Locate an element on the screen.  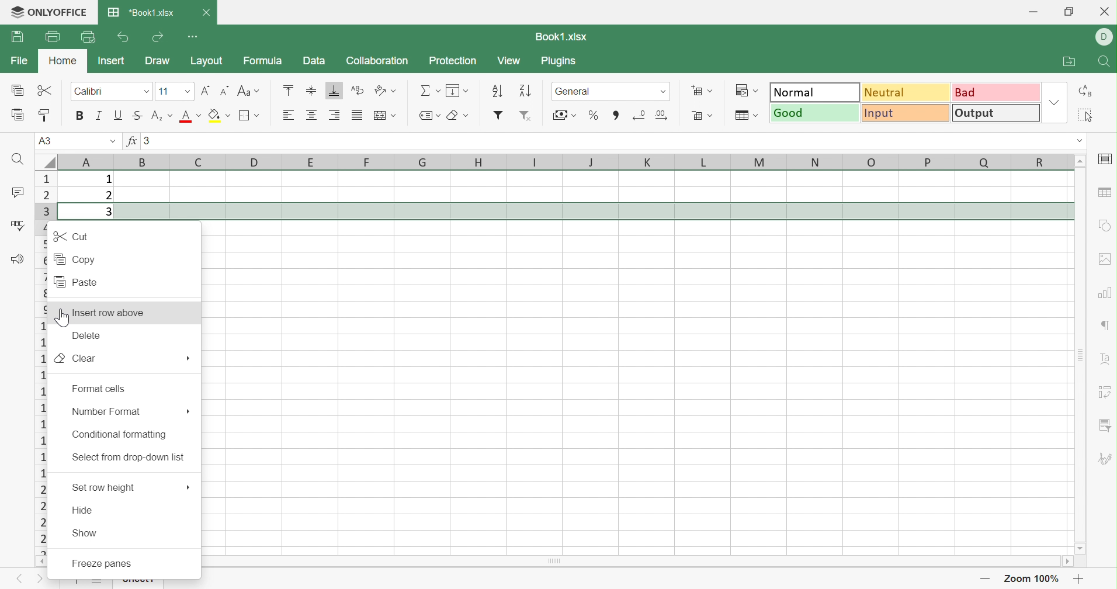
Open file location is located at coordinates (1068, 61).